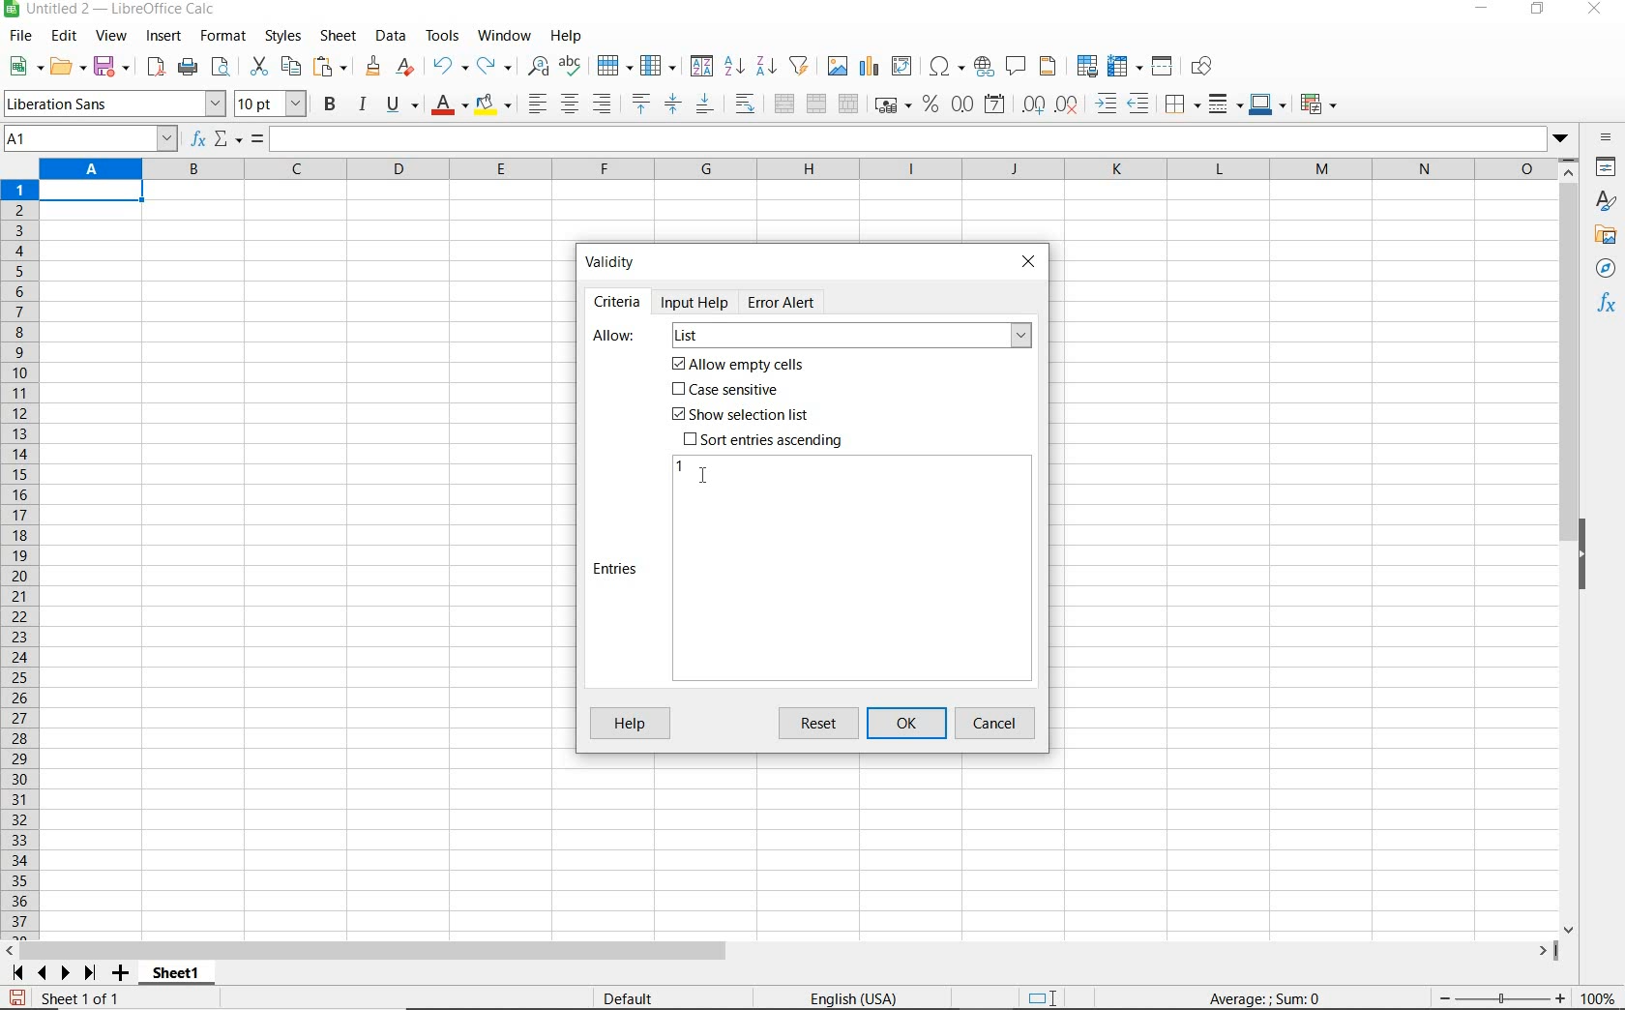 The width and height of the screenshot is (1625, 1010). What do you see at coordinates (903, 67) in the screenshot?
I see `insert or edit pivot table` at bounding box center [903, 67].